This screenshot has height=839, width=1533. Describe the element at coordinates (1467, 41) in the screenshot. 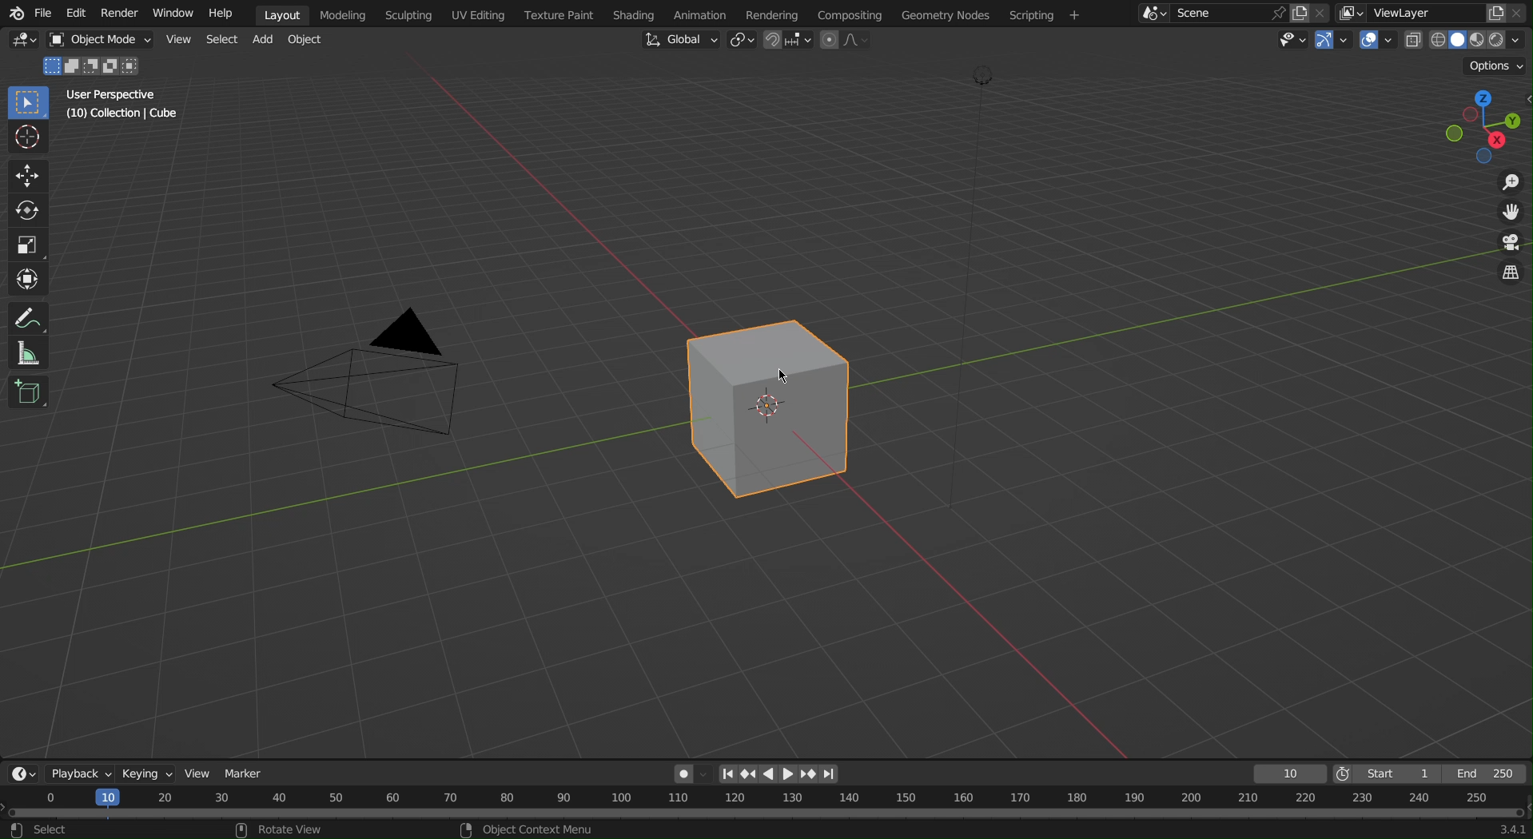

I see `Viewport Shading` at that location.